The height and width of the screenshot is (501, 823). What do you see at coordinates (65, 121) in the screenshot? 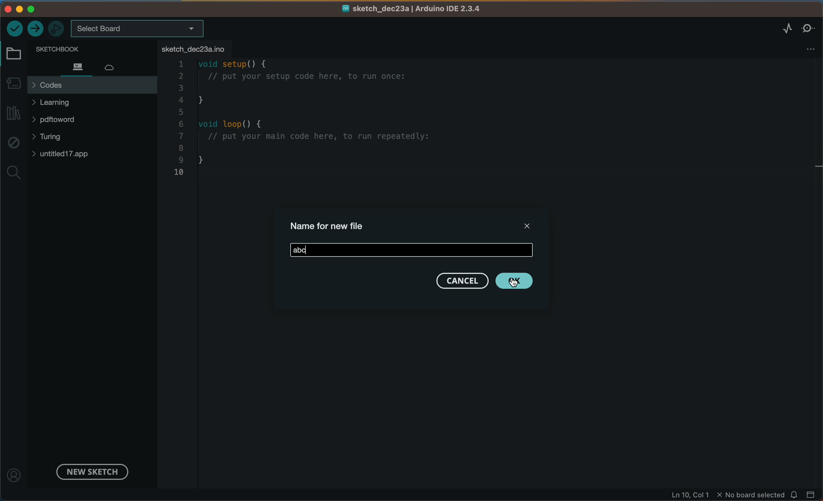
I see `pdftoword` at bounding box center [65, 121].